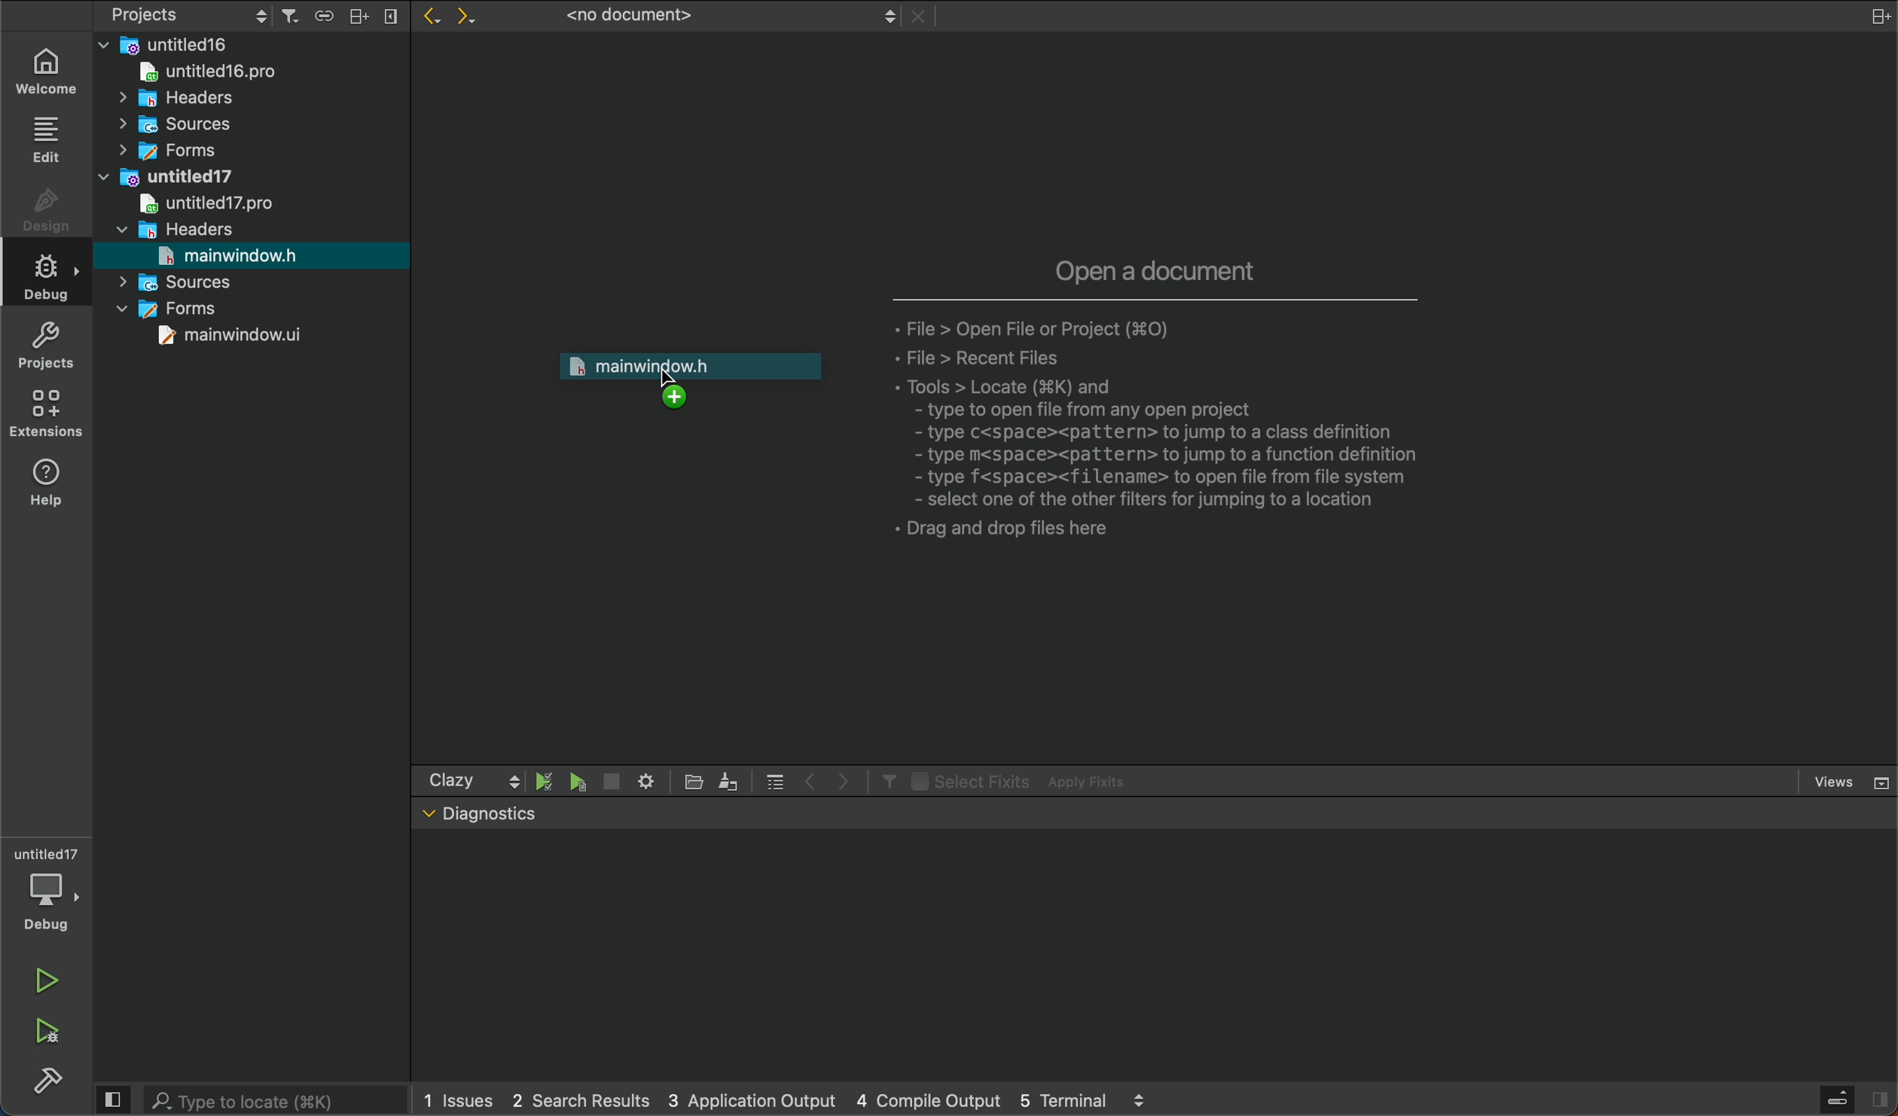 The image size is (1898, 1116). Describe the element at coordinates (172, 124) in the screenshot. I see `Sources` at that location.